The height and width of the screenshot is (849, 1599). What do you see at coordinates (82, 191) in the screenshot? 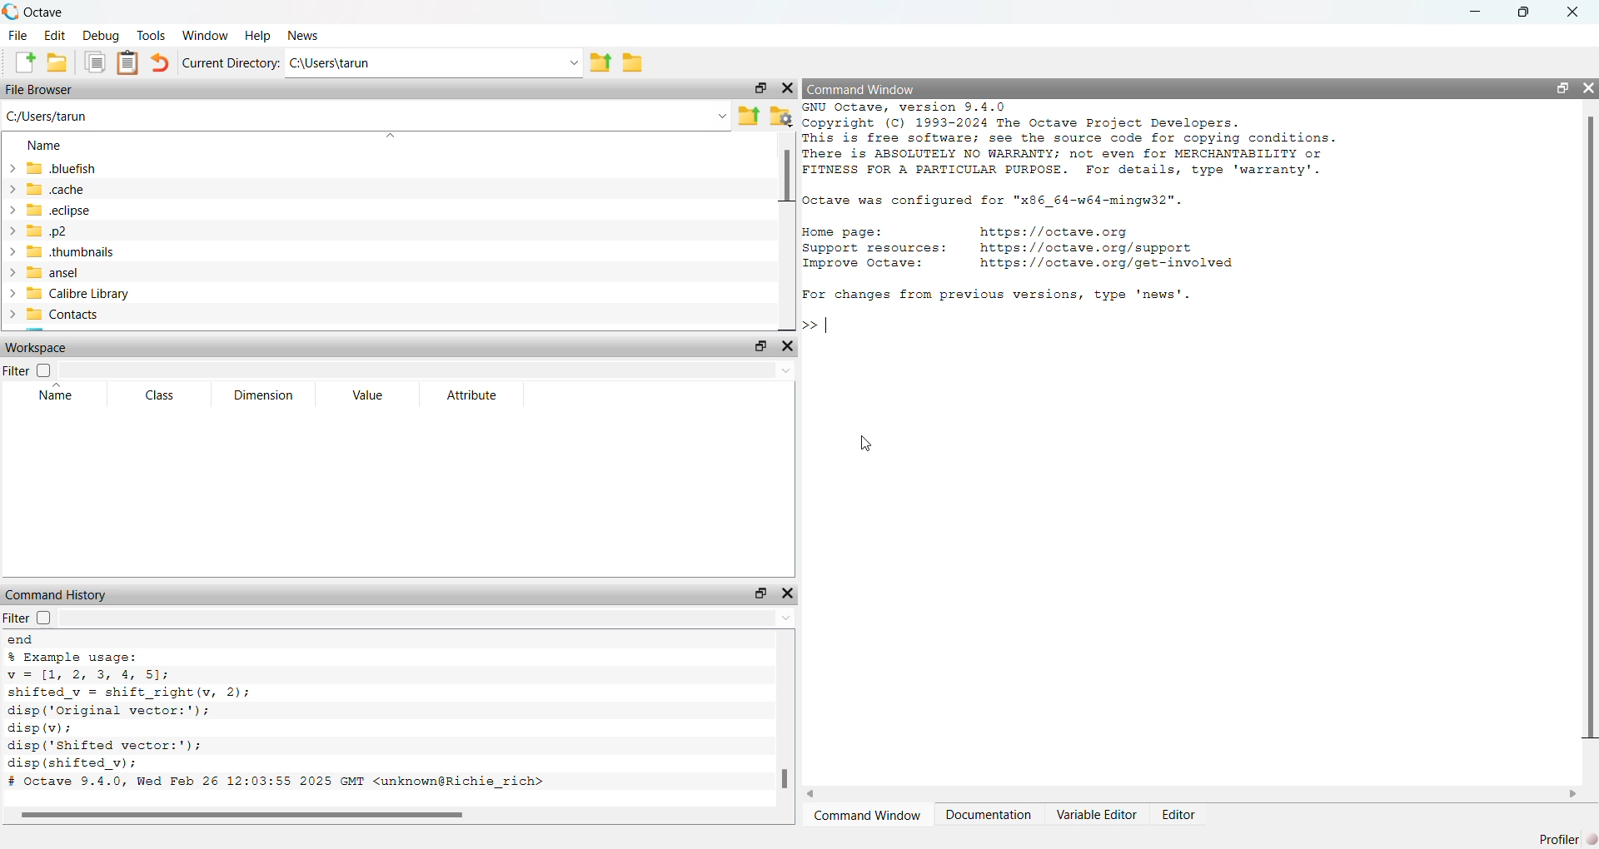
I see `.cache` at bounding box center [82, 191].